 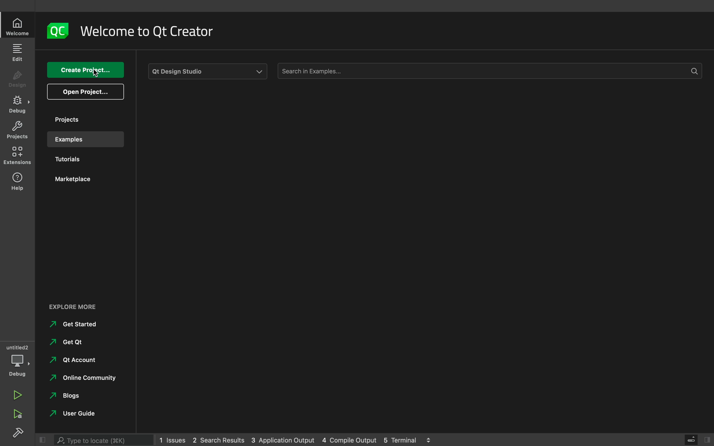 I want to click on open, so click(x=86, y=92).